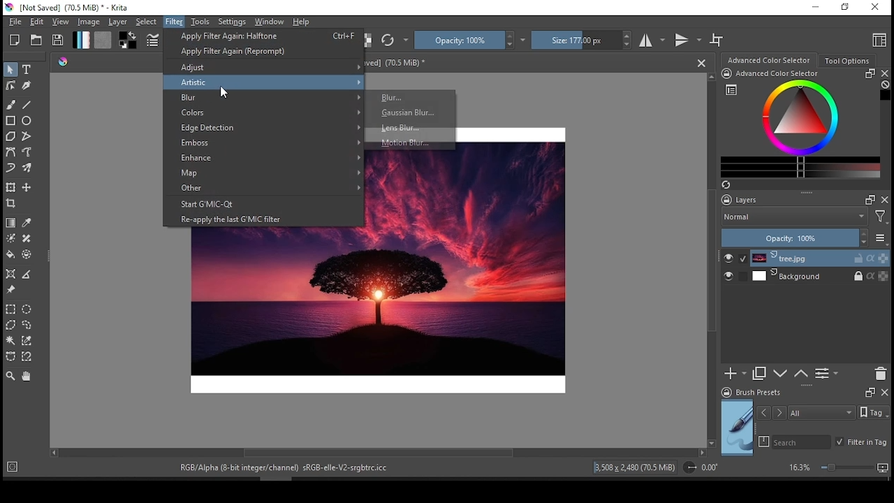 This screenshot has width=894, height=503. What do you see at coordinates (11, 168) in the screenshot?
I see `dynamic brush tool` at bounding box center [11, 168].